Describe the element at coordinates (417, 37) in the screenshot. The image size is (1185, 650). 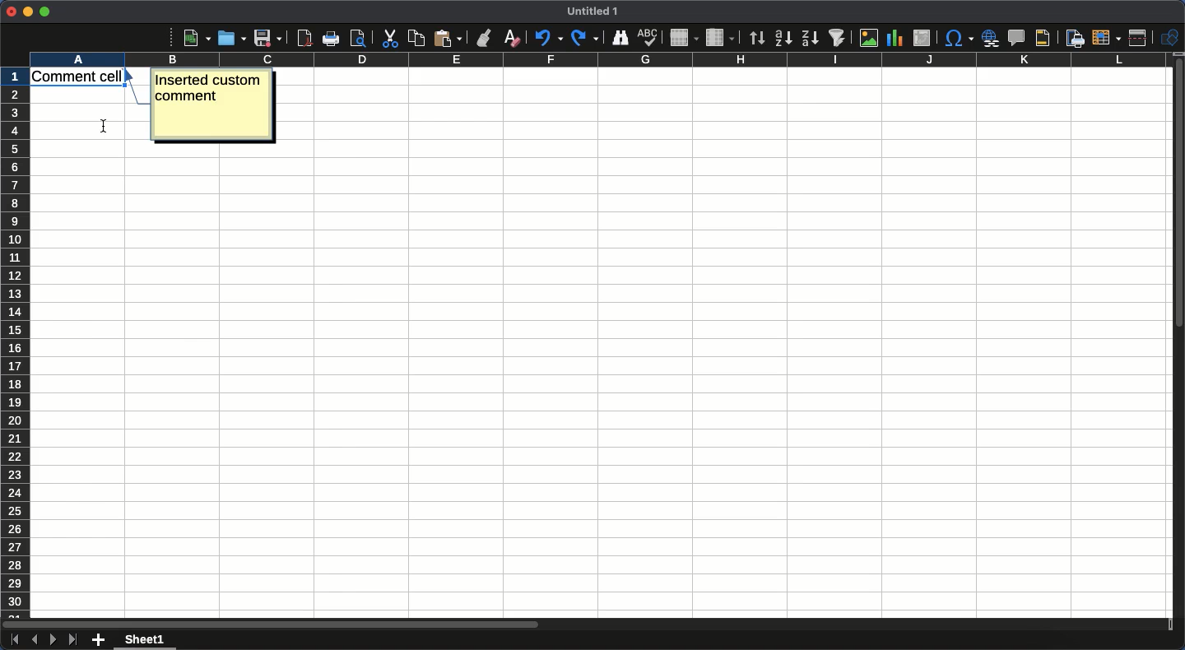
I see `Copy` at that location.